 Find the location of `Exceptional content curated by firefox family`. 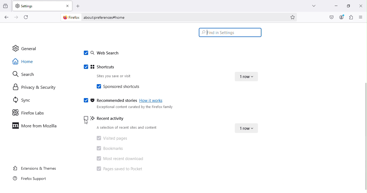

Exceptional content curated by firefox family is located at coordinates (133, 108).